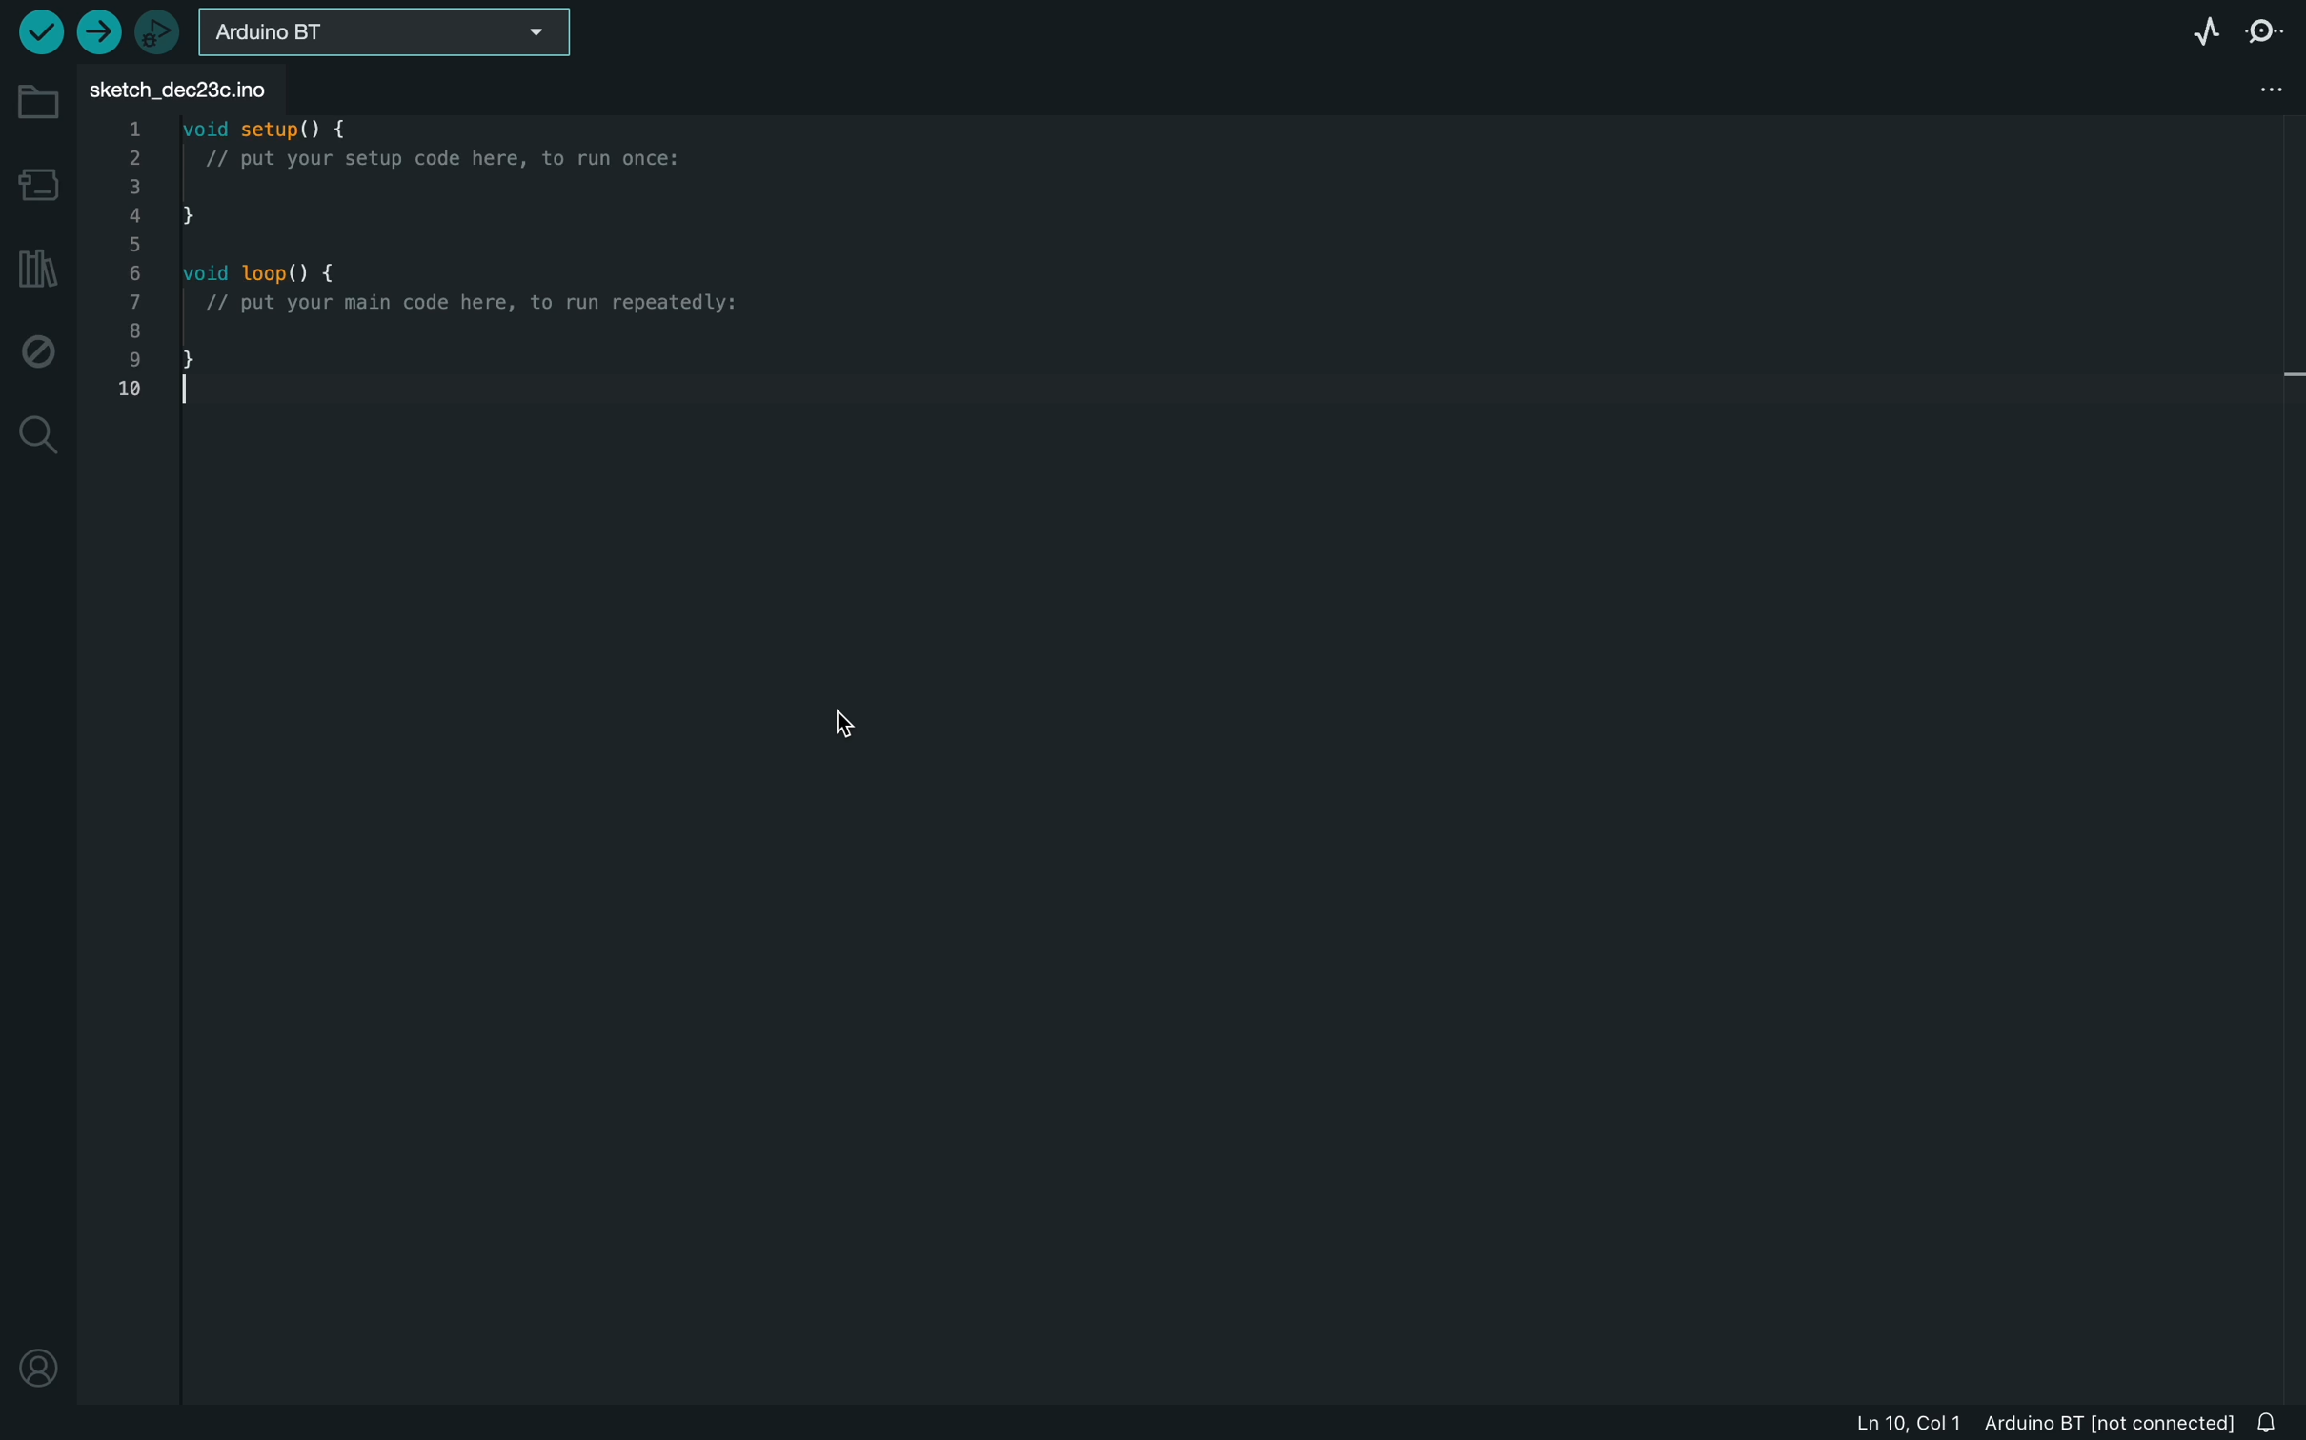 Image resolution: width=2306 pixels, height=1440 pixels. I want to click on upload, so click(96, 31).